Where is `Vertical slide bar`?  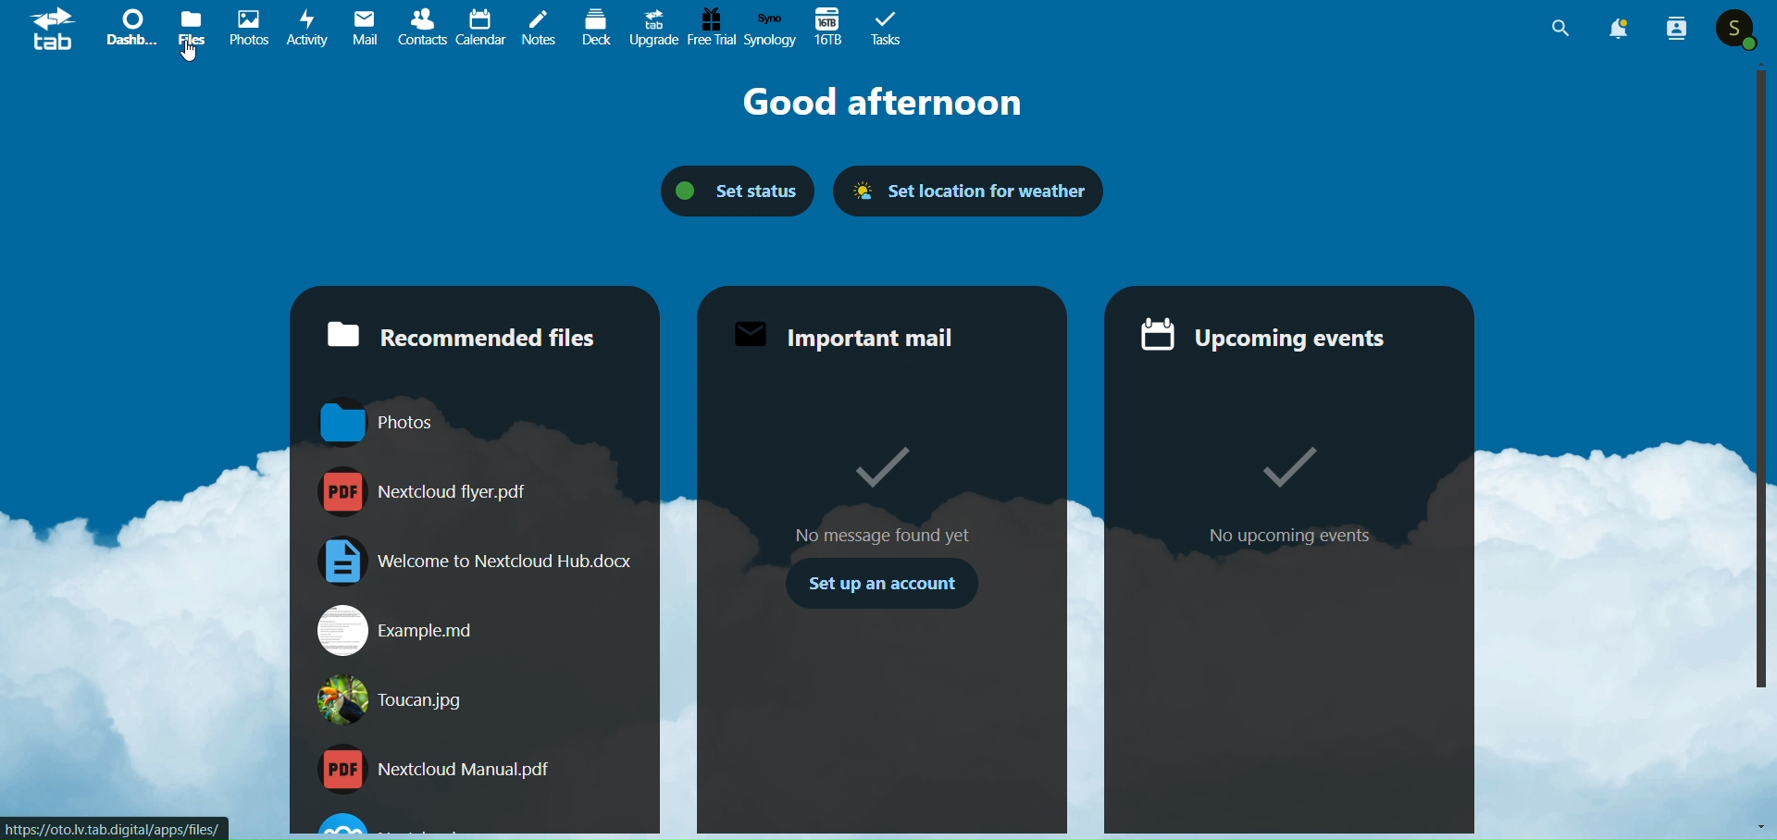 Vertical slide bar is located at coordinates (1759, 376).